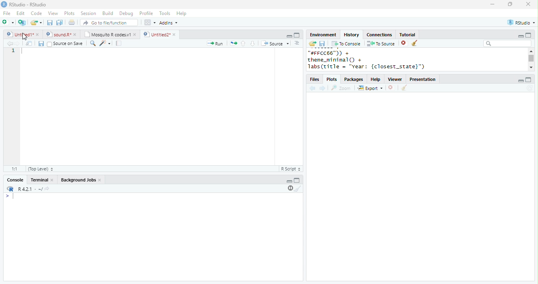 This screenshot has height=284, width=538. Describe the element at coordinates (529, 80) in the screenshot. I see `maximize` at that location.